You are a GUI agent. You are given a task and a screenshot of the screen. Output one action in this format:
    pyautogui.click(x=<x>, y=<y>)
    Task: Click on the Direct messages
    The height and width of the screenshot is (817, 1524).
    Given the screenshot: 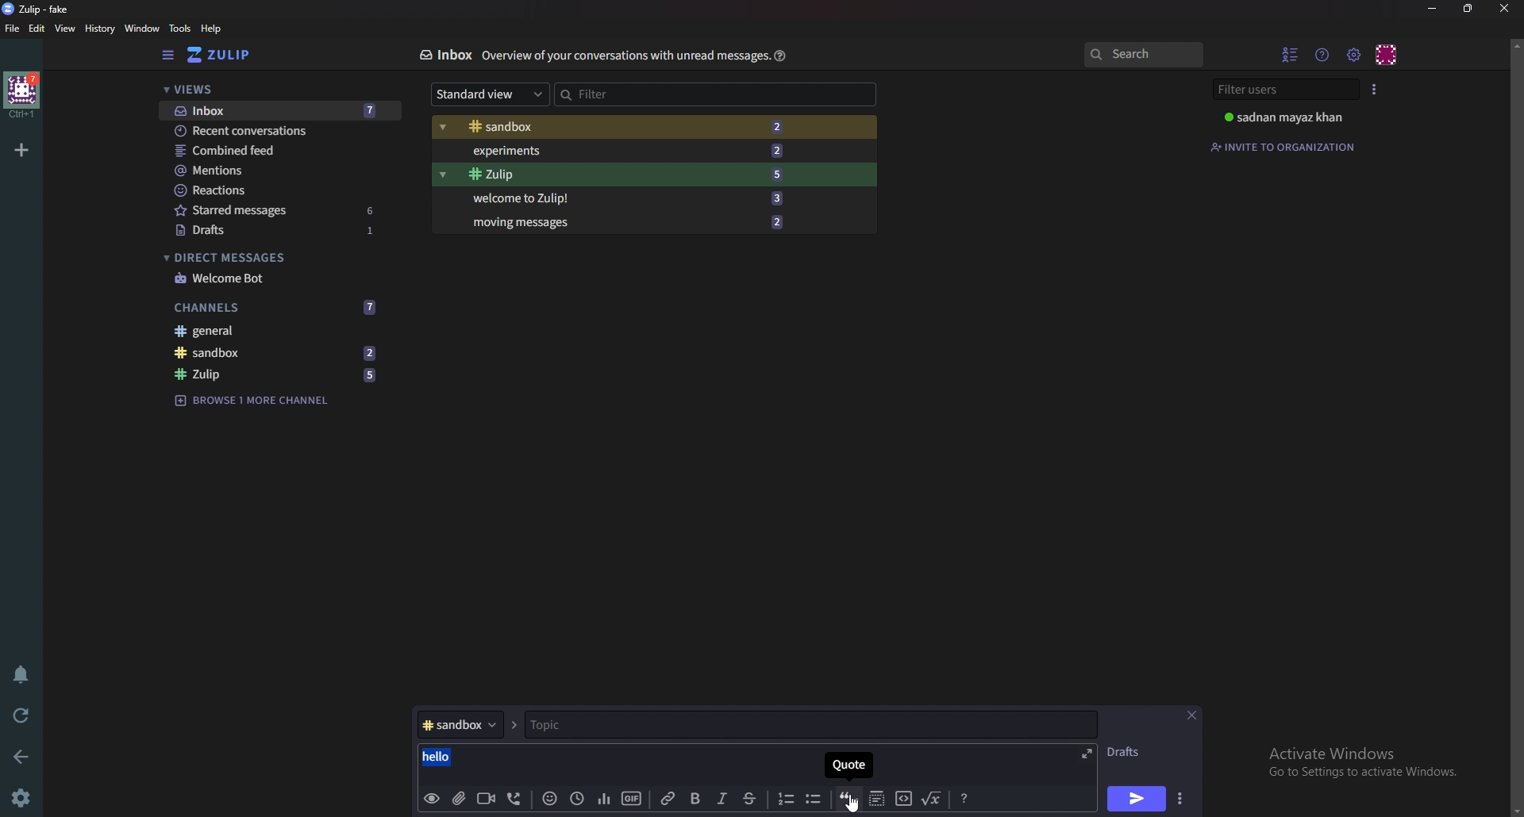 What is the action you would take?
    pyautogui.click(x=270, y=258)
    